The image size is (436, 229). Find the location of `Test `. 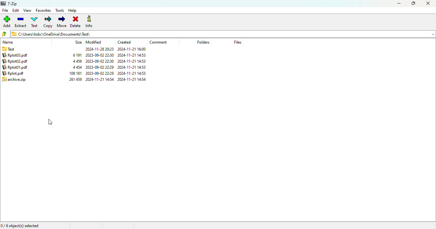

Test  is located at coordinates (19, 49).